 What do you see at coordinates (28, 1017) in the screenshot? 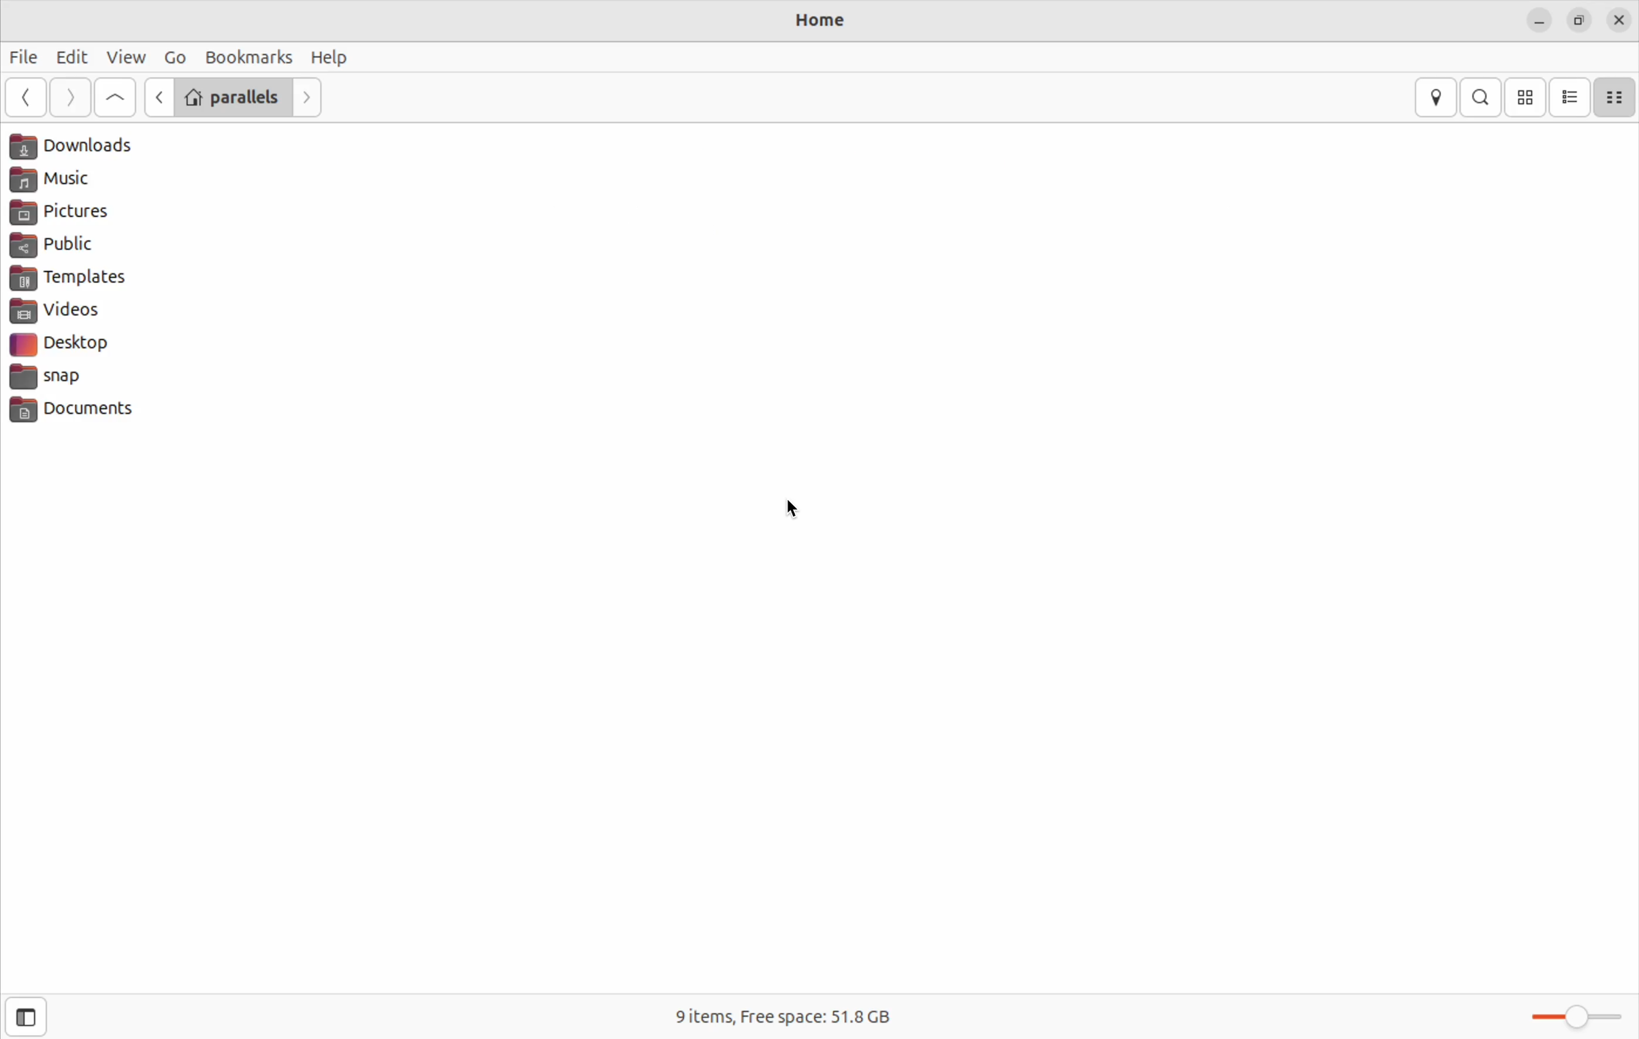
I see `open side bar` at bounding box center [28, 1017].